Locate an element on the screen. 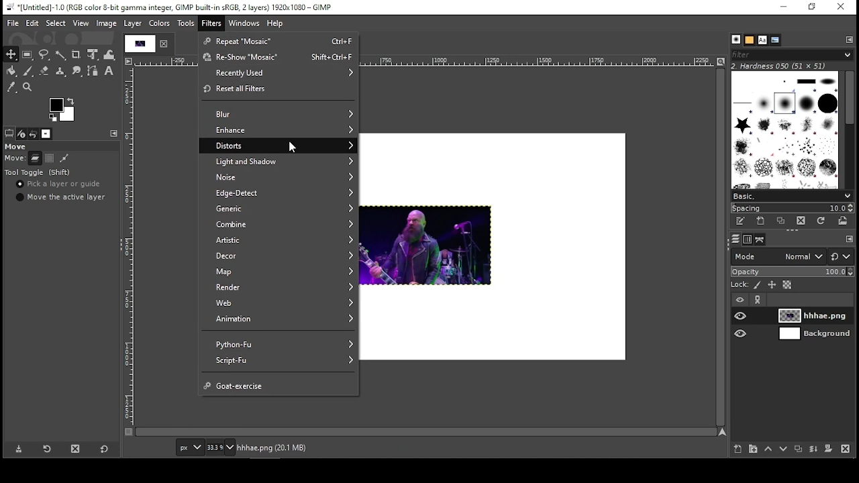 The width and height of the screenshot is (859, 483). move layers is located at coordinates (34, 158).